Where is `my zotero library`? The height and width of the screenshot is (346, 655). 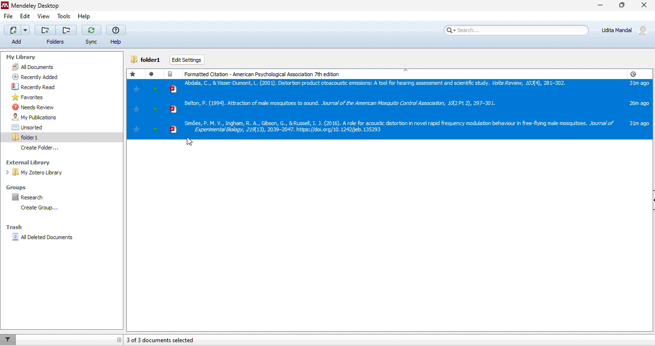
my zotero library is located at coordinates (47, 173).